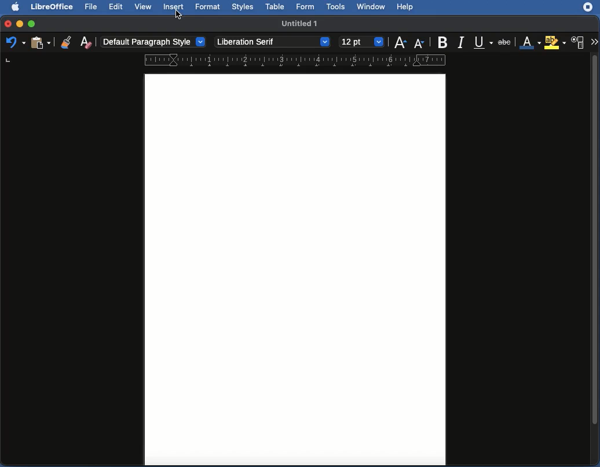 Image resolution: width=600 pixels, height=467 pixels. Describe the element at coordinates (307, 8) in the screenshot. I see `Form` at that location.